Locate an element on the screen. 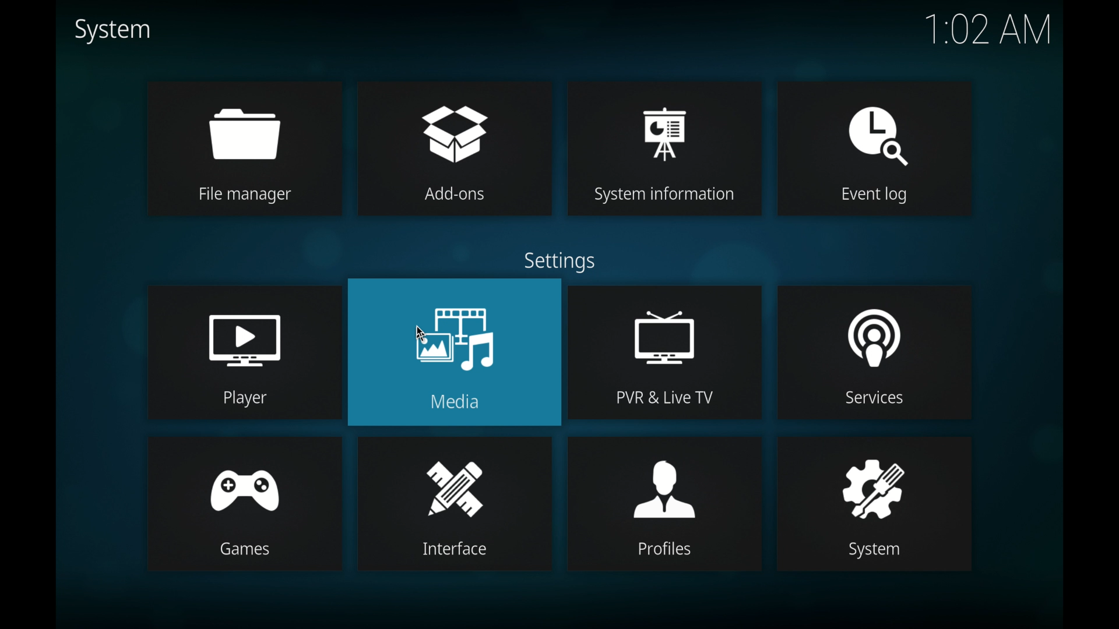 This screenshot has width=1119, height=629. PVR & Live TV is located at coordinates (667, 397).